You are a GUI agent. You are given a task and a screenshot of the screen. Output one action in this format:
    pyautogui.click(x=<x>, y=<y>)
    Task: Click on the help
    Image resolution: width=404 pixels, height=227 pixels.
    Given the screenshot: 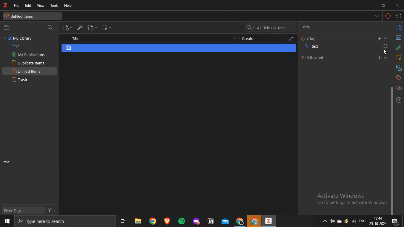 What is the action you would take?
    pyautogui.click(x=67, y=6)
    